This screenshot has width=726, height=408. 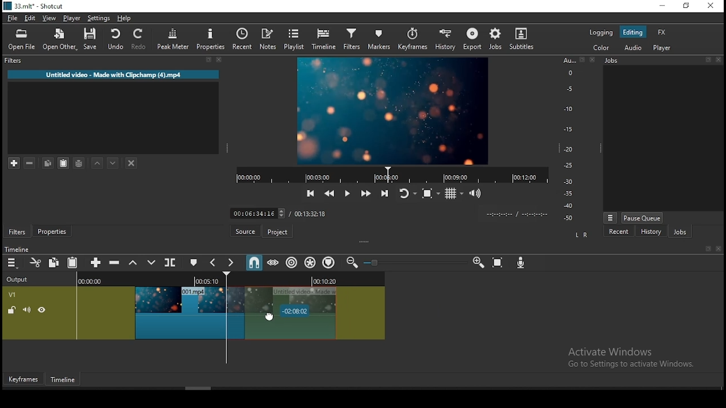 What do you see at coordinates (601, 32) in the screenshot?
I see `color` at bounding box center [601, 32].